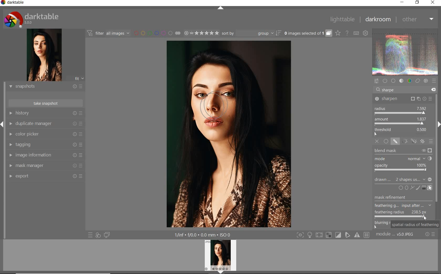  Describe the element at coordinates (320, 235) in the screenshot. I see `sign ` at that location.